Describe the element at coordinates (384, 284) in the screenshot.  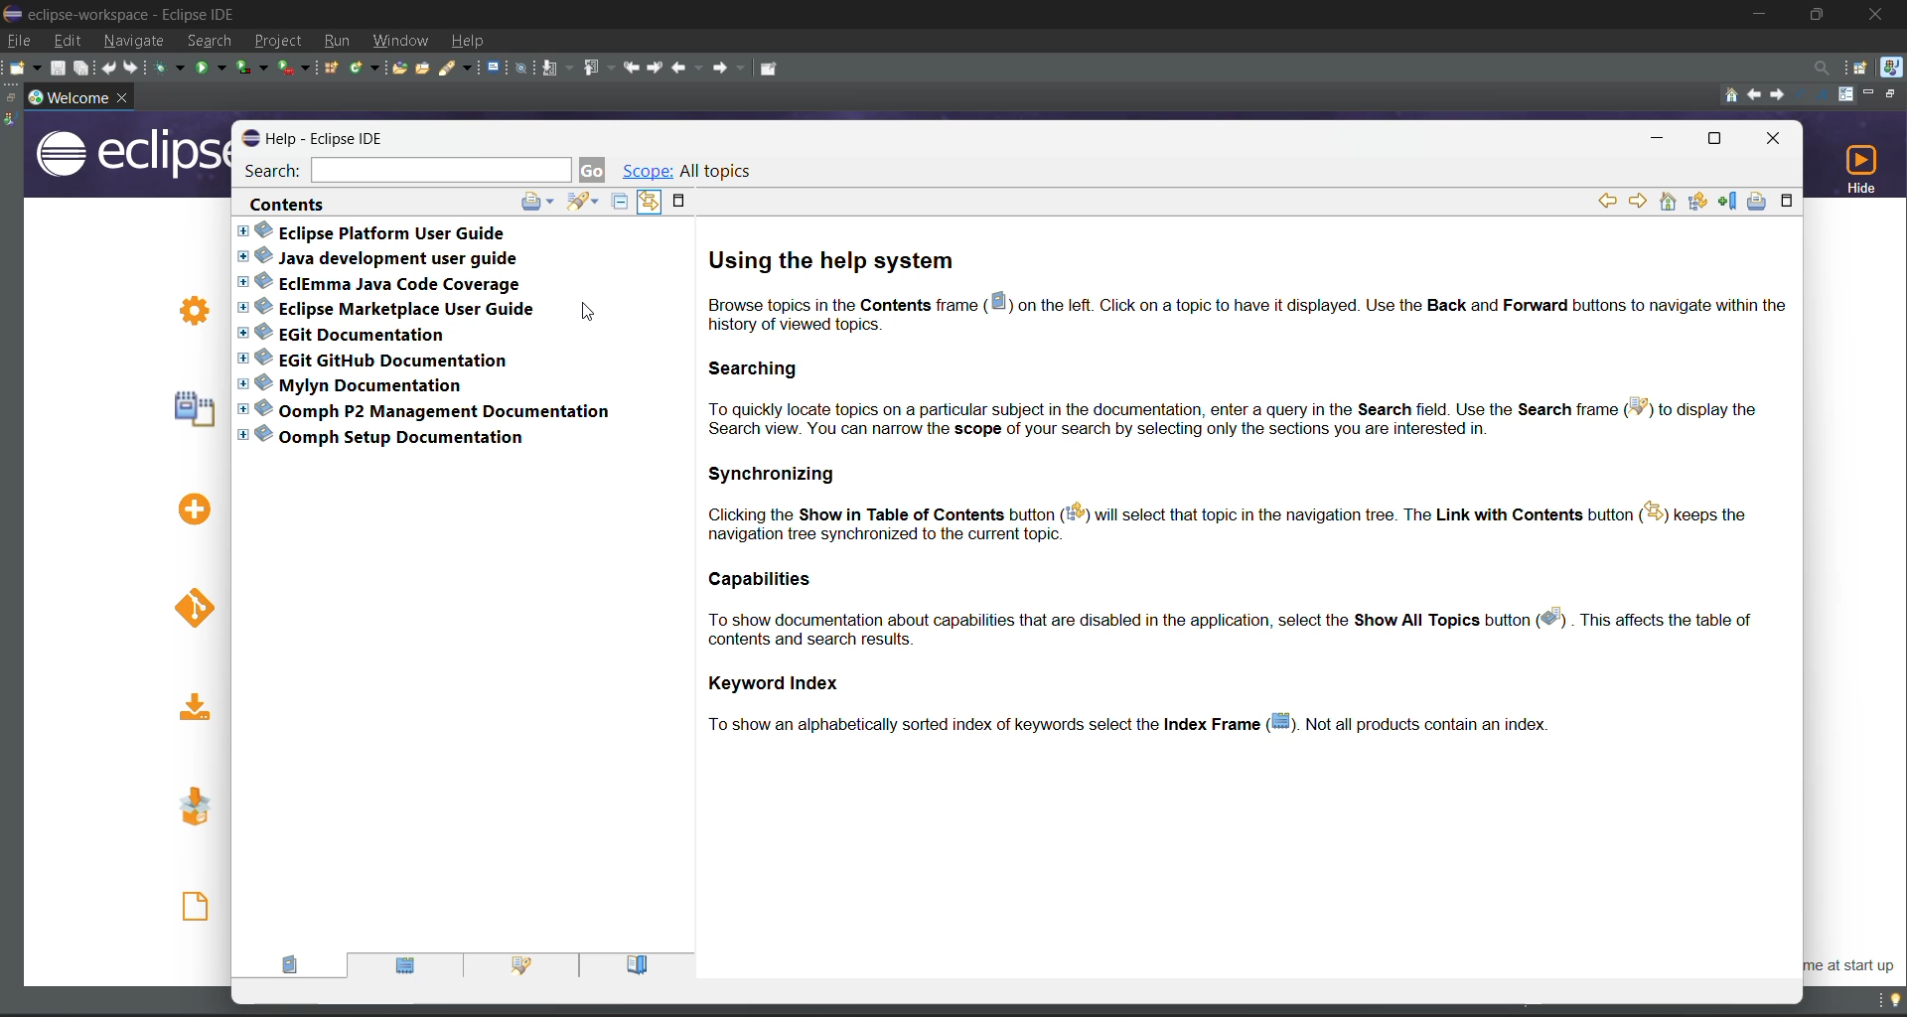
I see `eclemma java code coverage` at that location.